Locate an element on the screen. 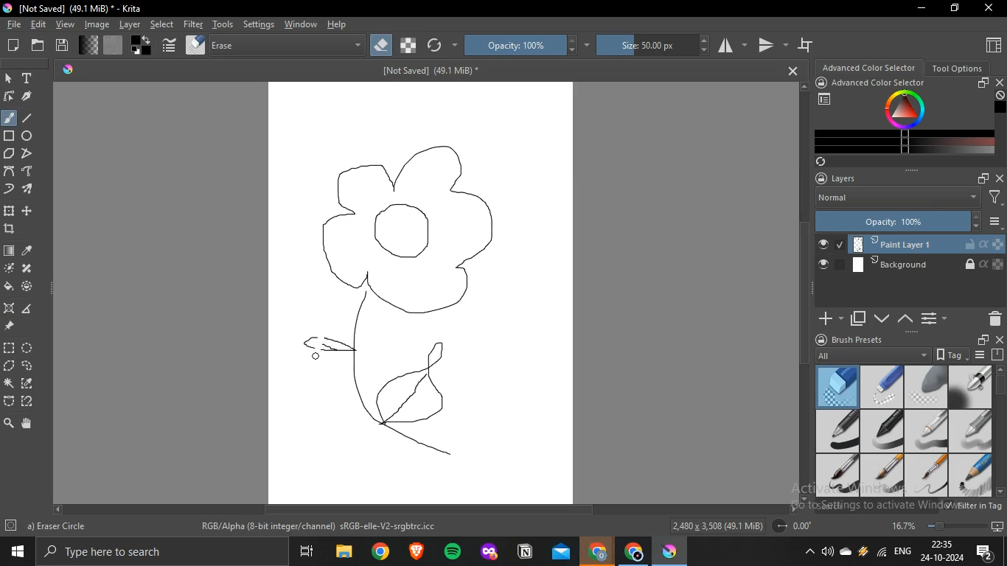 The width and height of the screenshot is (1007, 566). filter is located at coordinates (192, 24).